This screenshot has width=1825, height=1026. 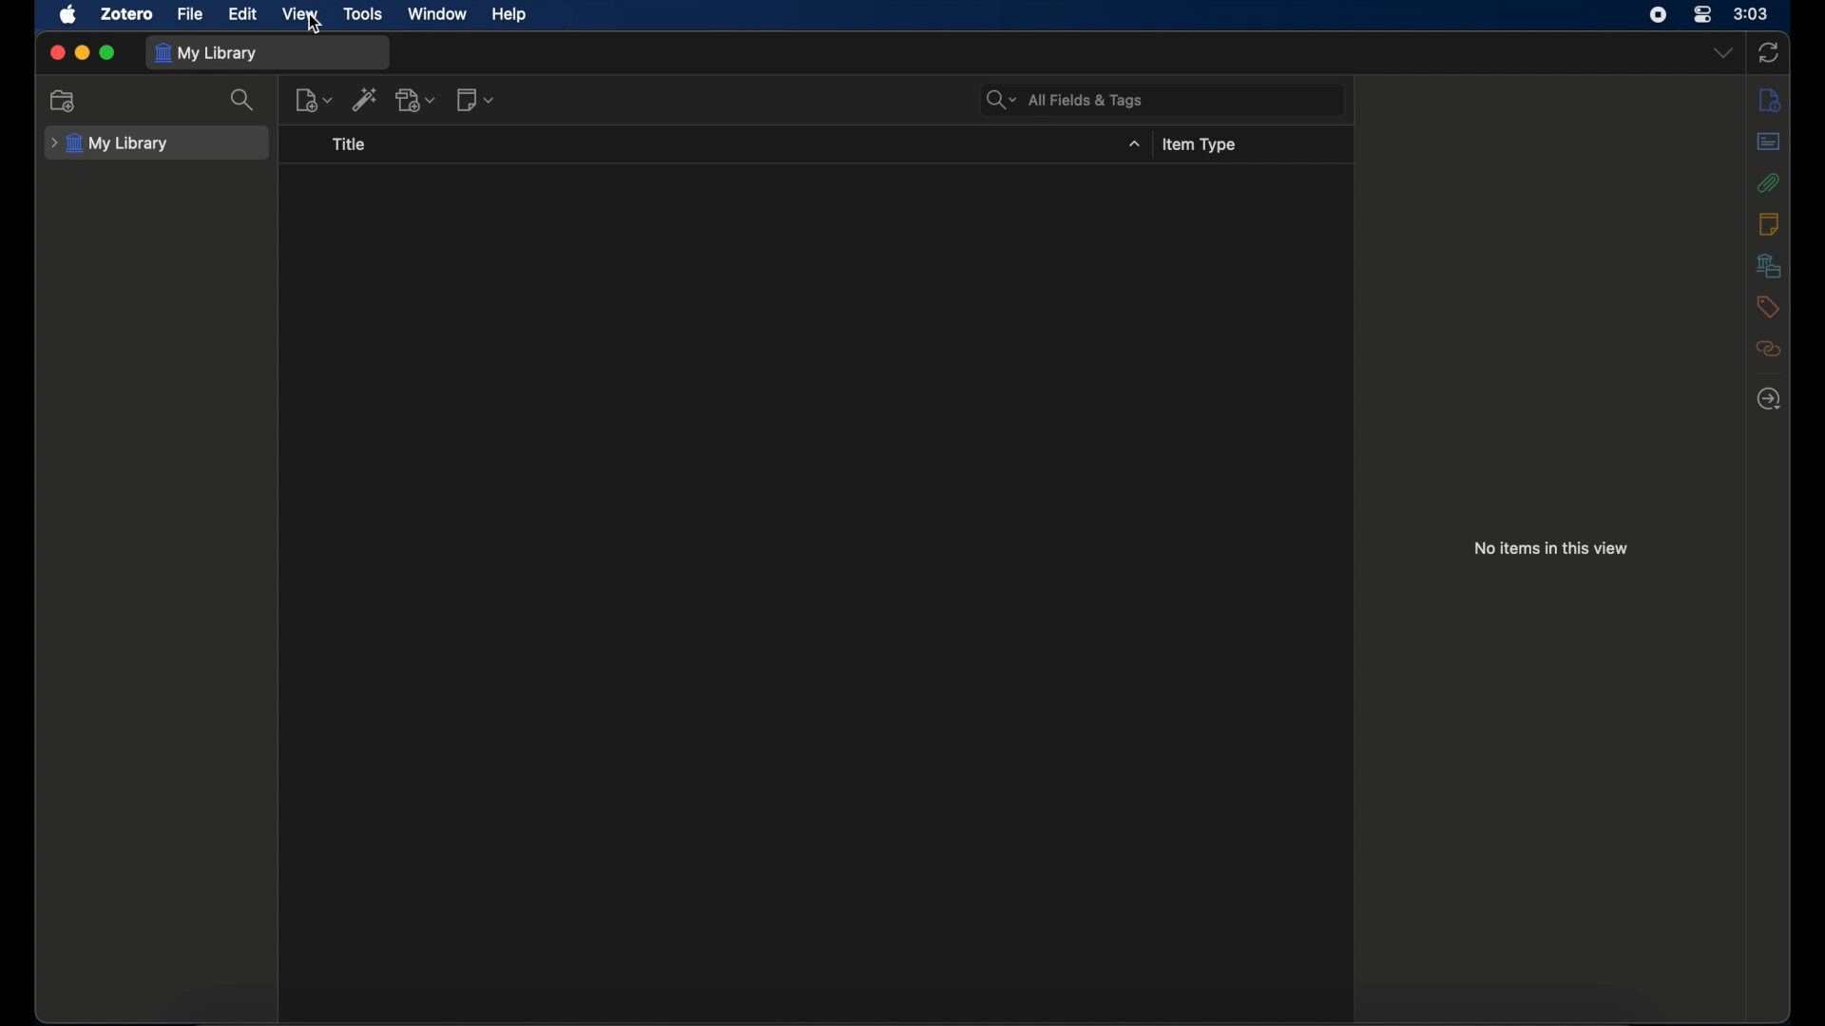 I want to click on close, so click(x=58, y=52).